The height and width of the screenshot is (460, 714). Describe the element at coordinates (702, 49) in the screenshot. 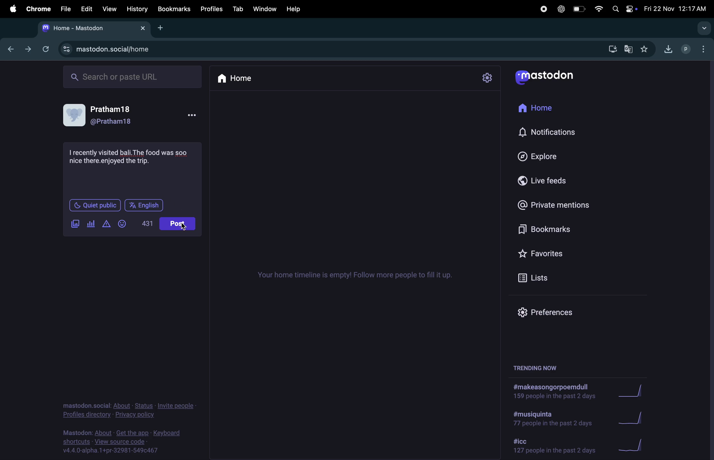

I see `options` at that location.